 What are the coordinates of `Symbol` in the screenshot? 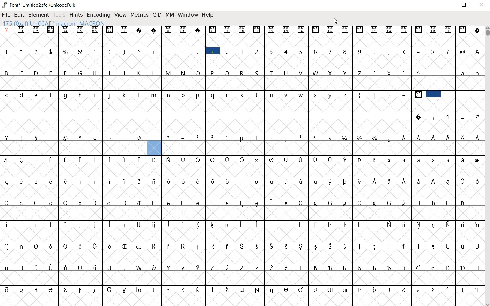 It's located at (111, 202).